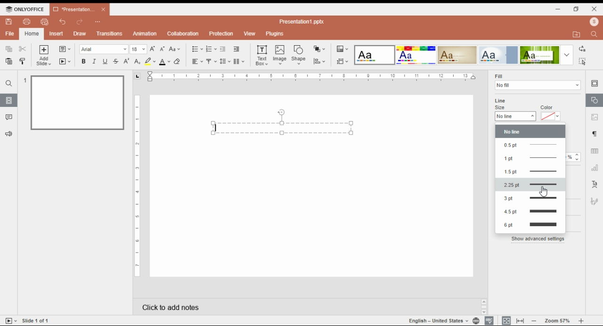 The width and height of the screenshot is (603, 326). Describe the element at coordinates (44, 56) in the screenshot. I see `add slide` at that location.